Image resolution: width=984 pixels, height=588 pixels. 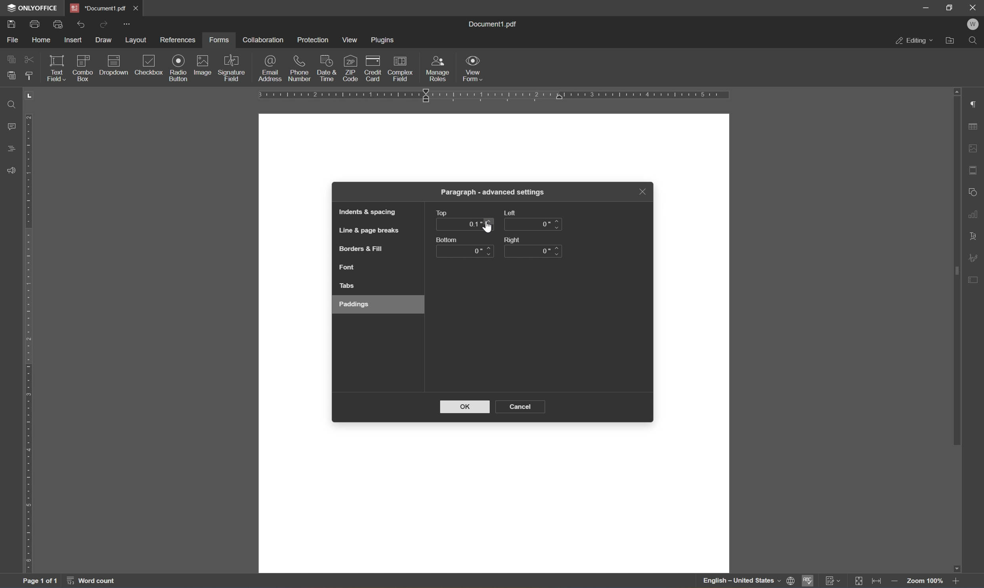 What do you see at coordinates (177, 40) in the screenshot?
I see `references` at bounding box center [177, 40].